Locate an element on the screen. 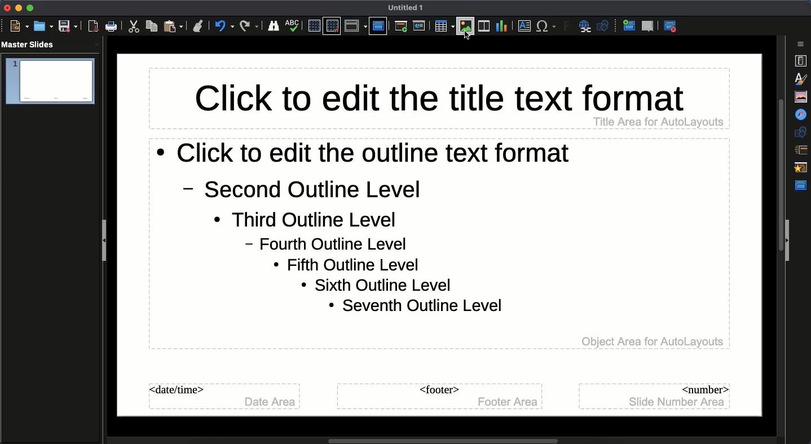  Copy is located at coordinates (152, 26).